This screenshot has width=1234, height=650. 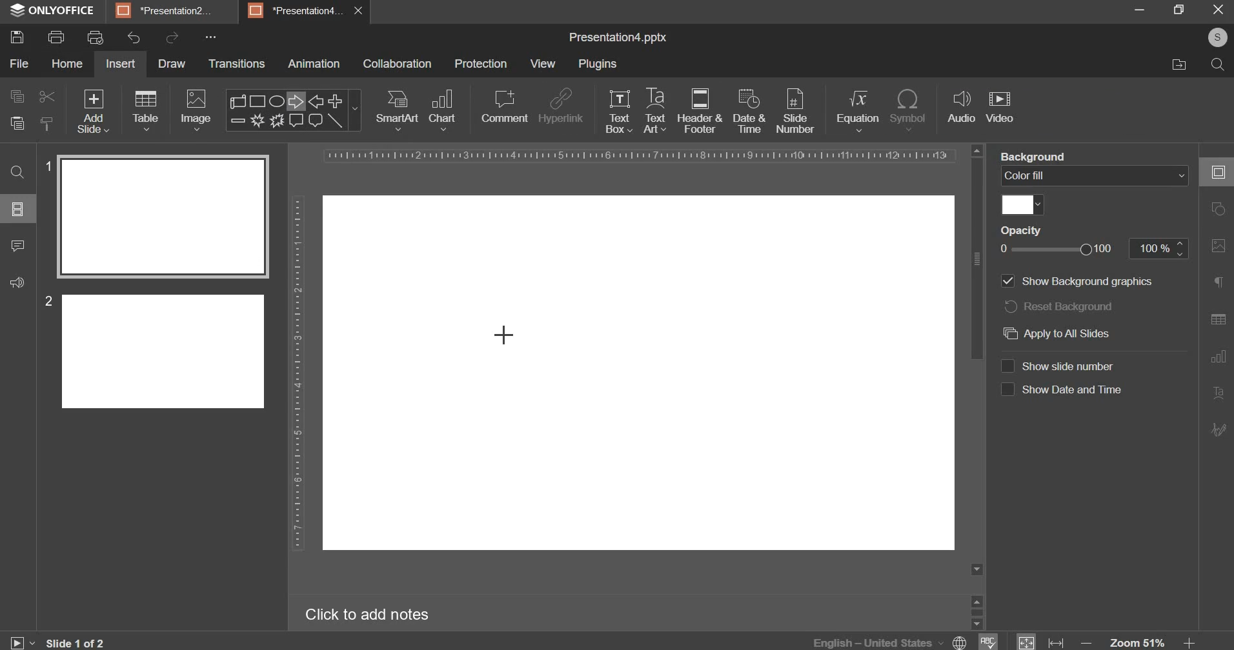 What do you see at coordinates (481, 64) in the screenshot?
I see `protection` at bounding box center [481, 64].